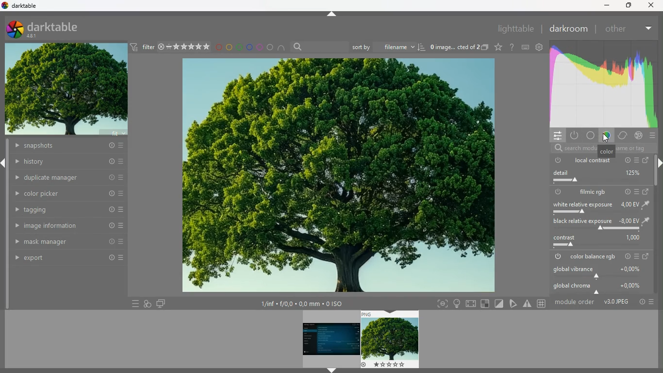 This screenshot has height=373, width=663. Describe the element at coordinates (568, 29) in the screenshot. I see `darkroom` at that location.